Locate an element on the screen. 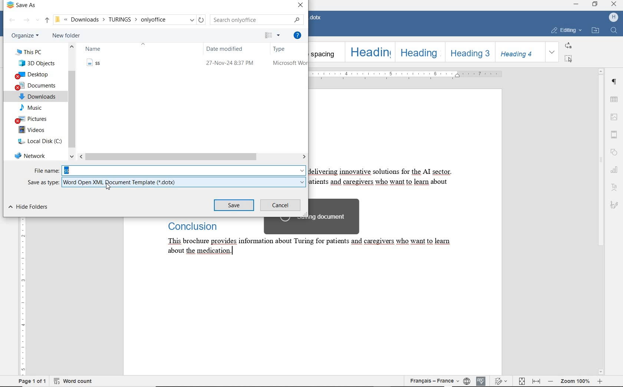 The width and height of the screenshot is (623, 387). SCROLLBAR is located at coordinates (601, 222).